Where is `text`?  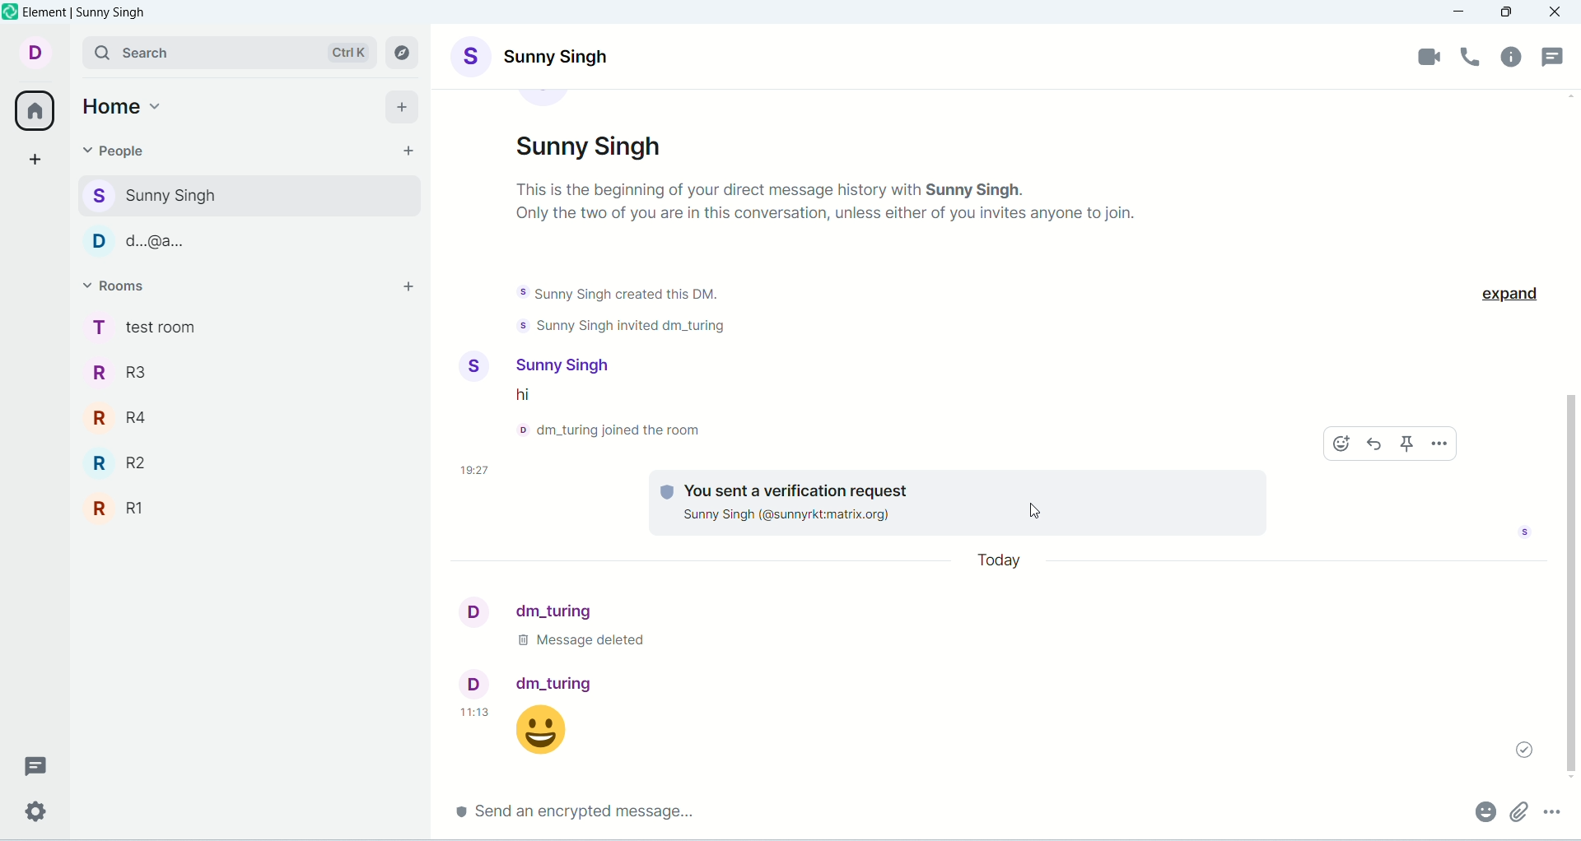 text is located at coordinates (613, 302).